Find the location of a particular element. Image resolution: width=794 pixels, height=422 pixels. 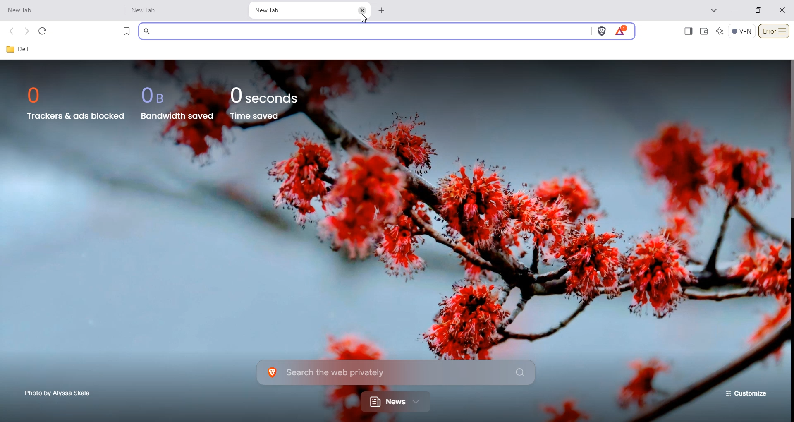

Dell File is located at coordinates (21, 50).